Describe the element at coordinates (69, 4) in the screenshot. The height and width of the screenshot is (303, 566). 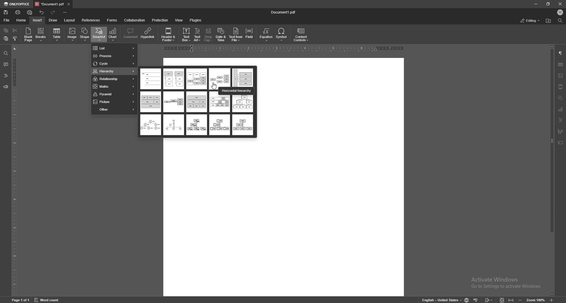
I see `close tab` at that location.